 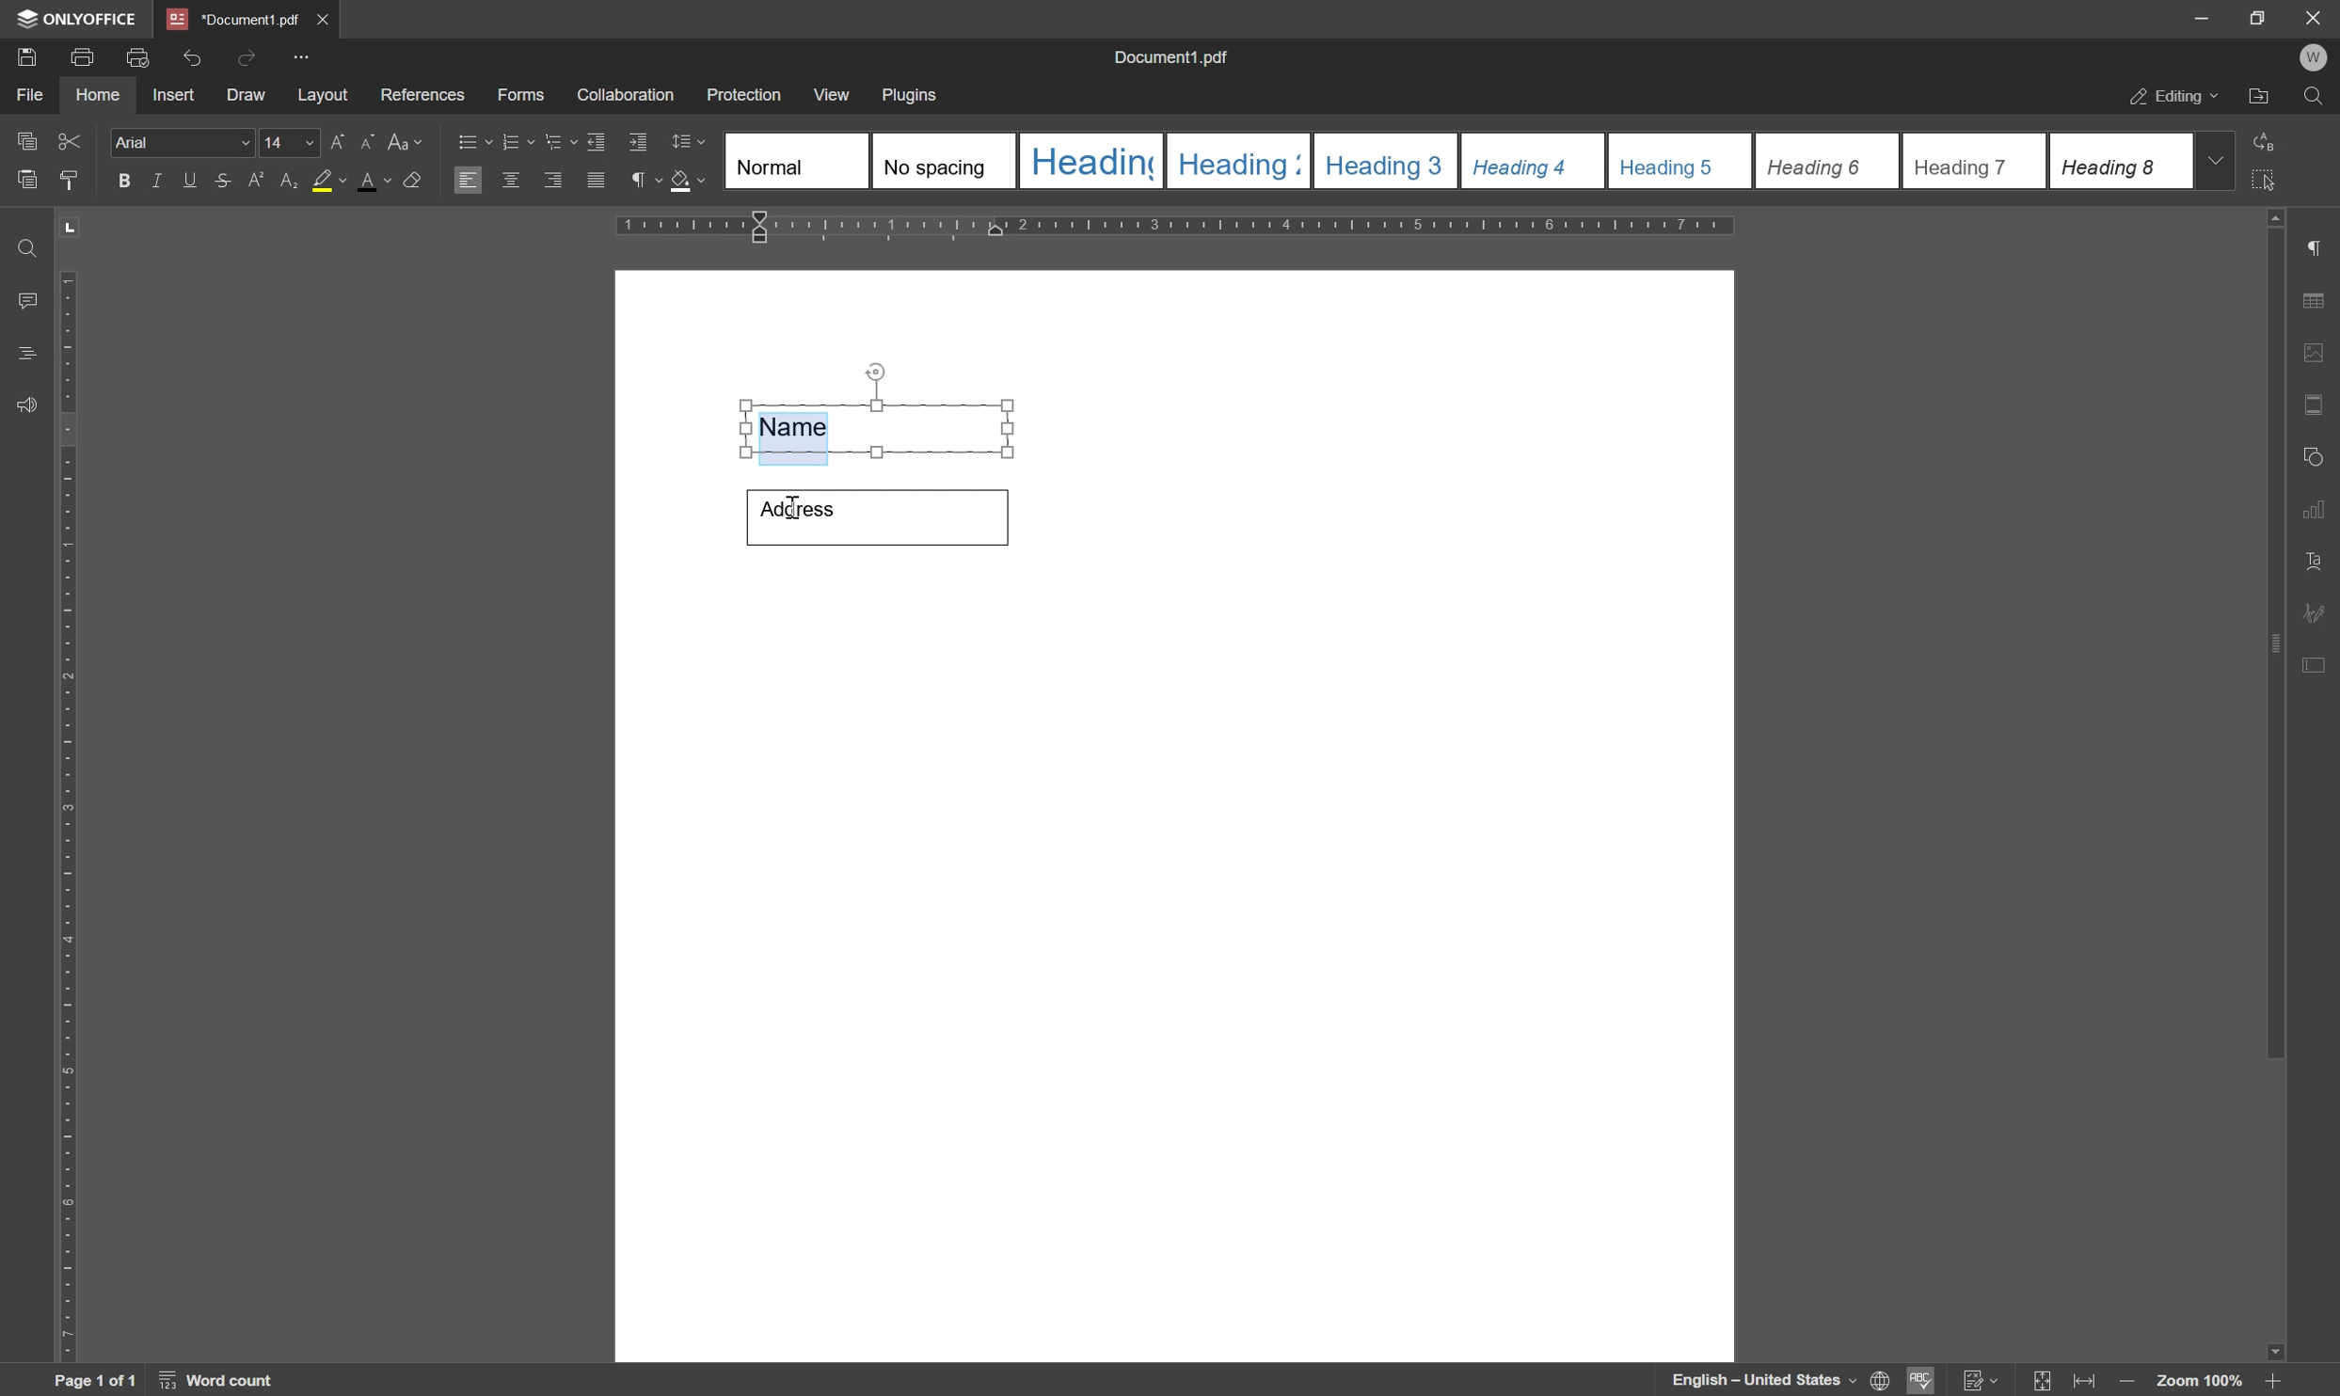 What do you see at coordinates (2319, 302) in the screenshot?
I see `table settings` at bounding box center [2319, 302].